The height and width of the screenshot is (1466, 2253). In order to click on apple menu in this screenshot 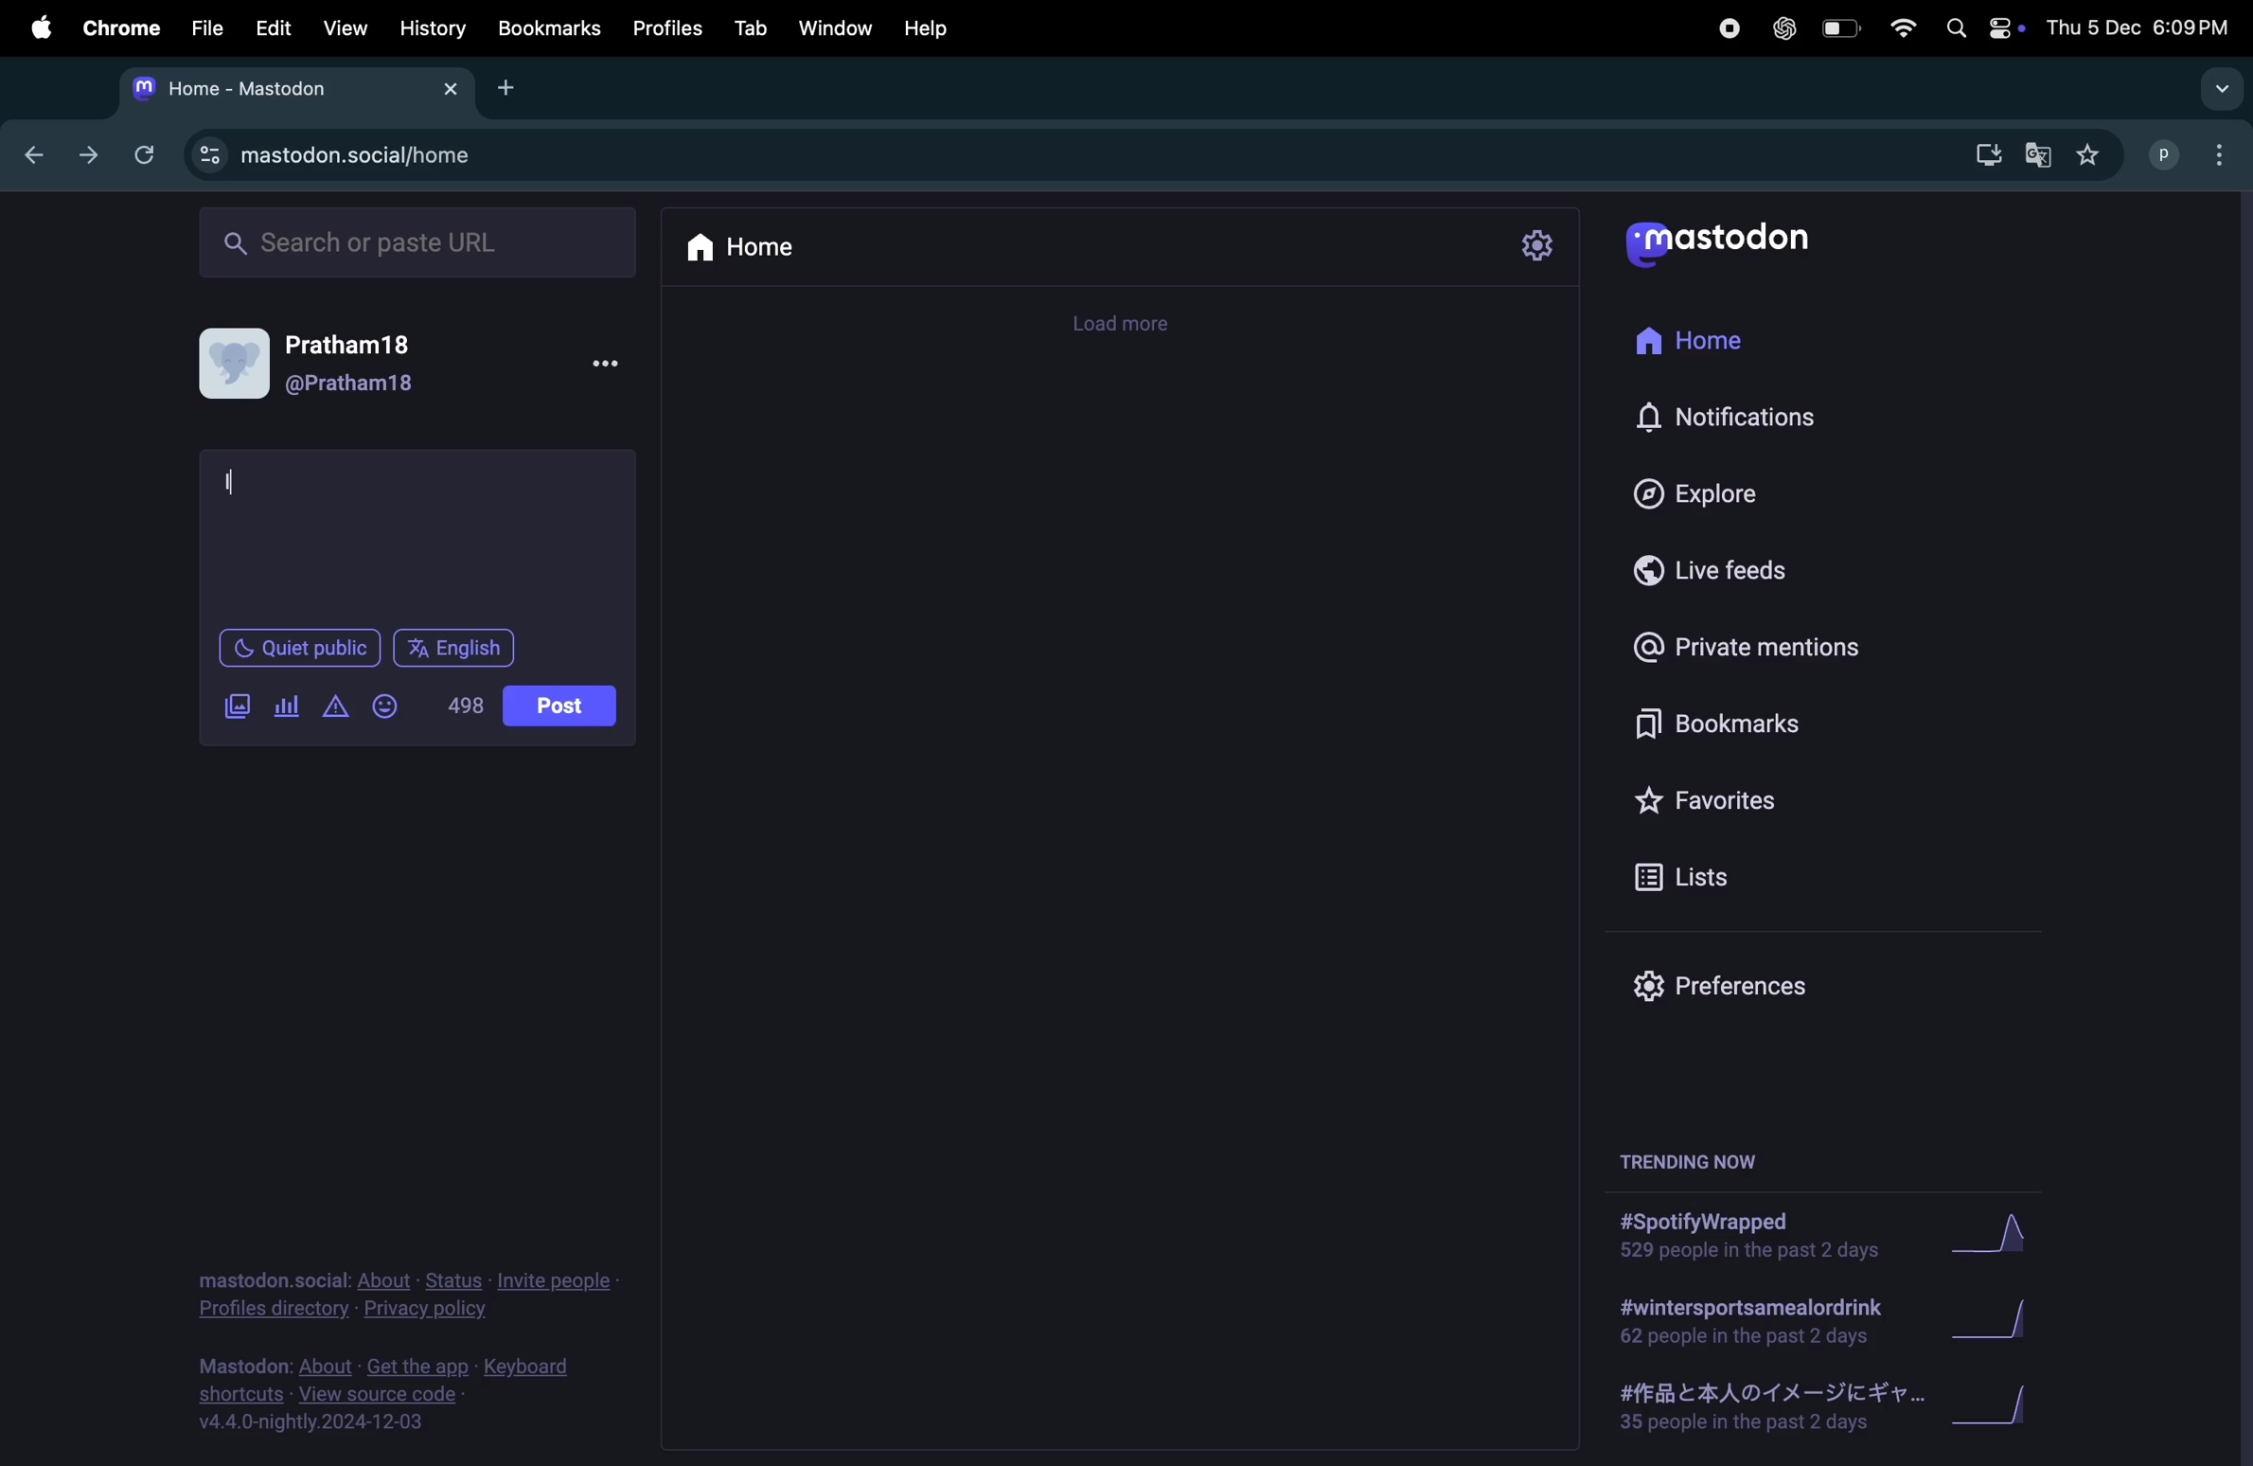, I will do `click(39, 27)`.